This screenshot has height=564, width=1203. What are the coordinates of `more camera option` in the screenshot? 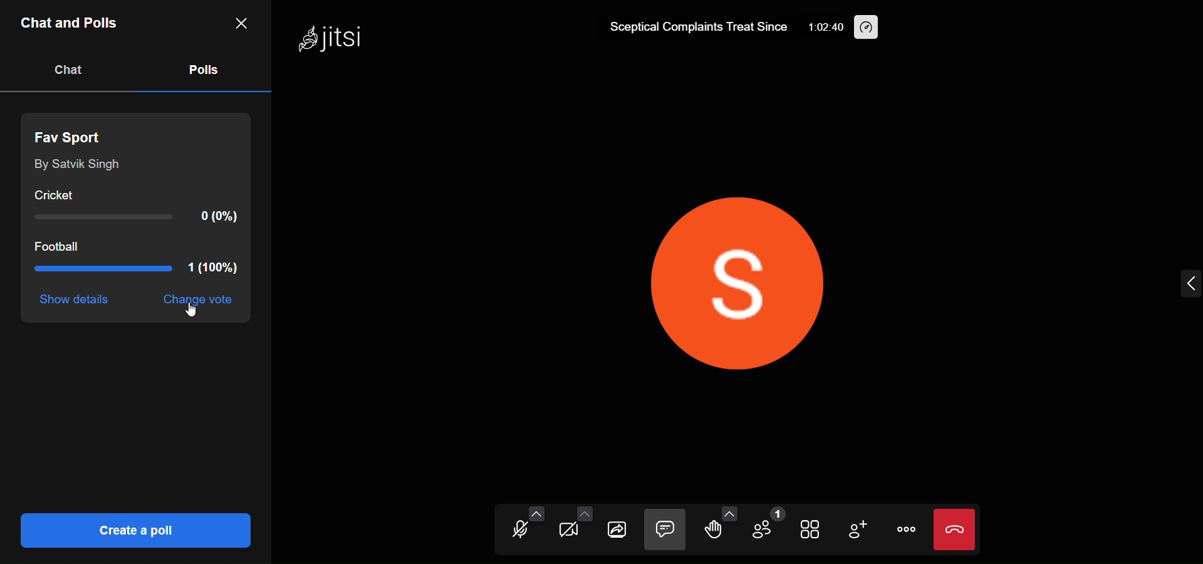 It's located at (584, 515).